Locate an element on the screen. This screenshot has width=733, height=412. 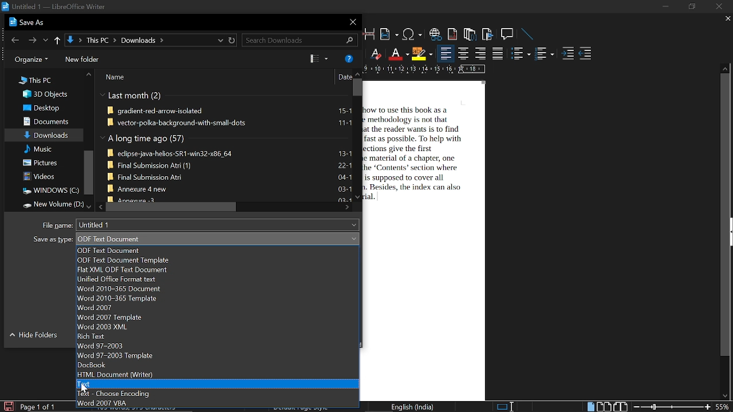
single page view is located at coordinates (590, 406).